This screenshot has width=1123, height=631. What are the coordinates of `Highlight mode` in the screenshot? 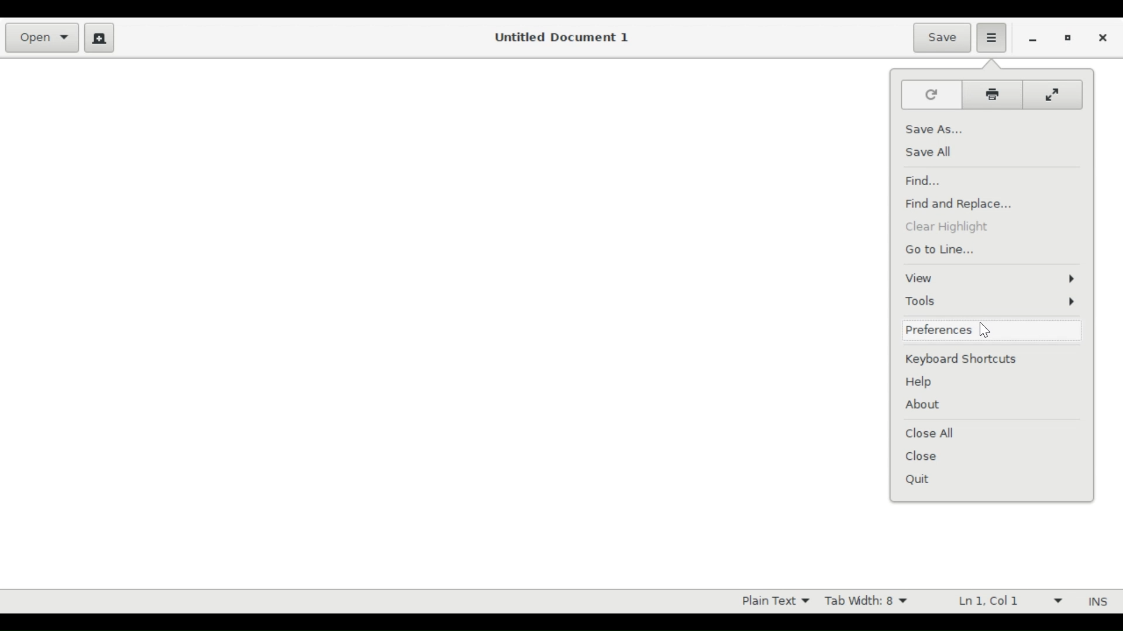 It's located at (773, 600).